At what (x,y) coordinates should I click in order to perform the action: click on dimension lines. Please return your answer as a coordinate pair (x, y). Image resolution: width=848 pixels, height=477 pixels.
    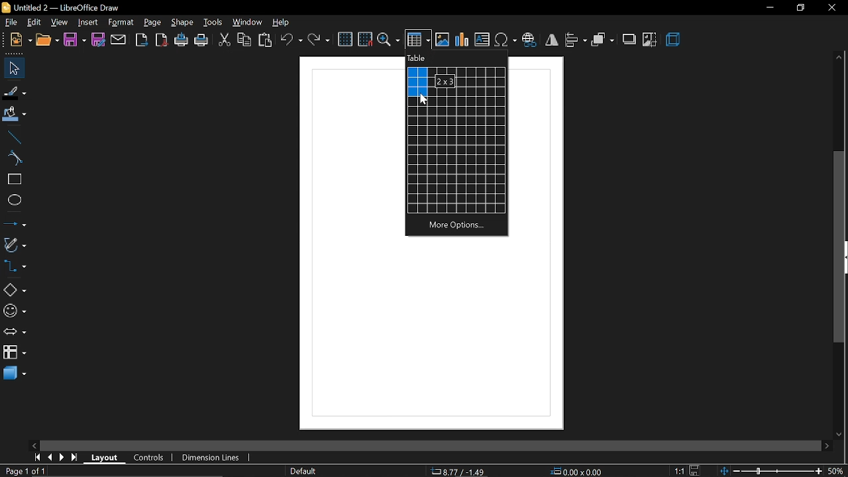
    Looking at the image, I should click on (213, 456).